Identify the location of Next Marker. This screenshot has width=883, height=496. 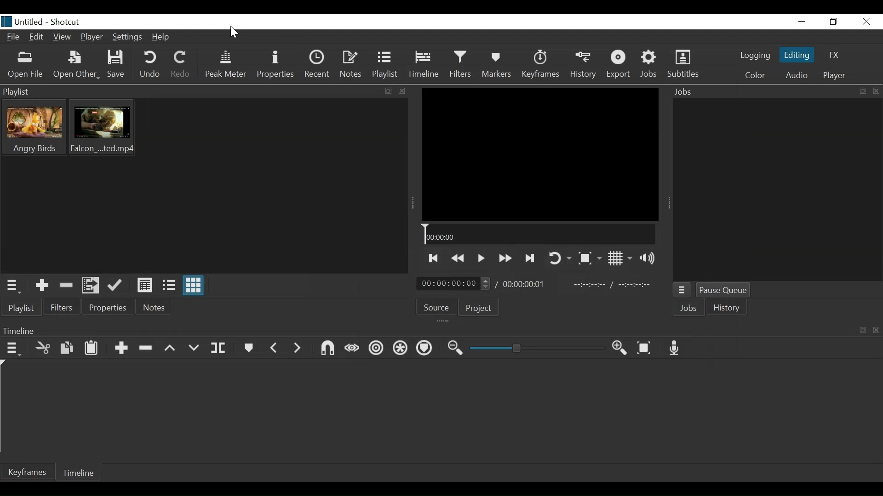
(298, 347).